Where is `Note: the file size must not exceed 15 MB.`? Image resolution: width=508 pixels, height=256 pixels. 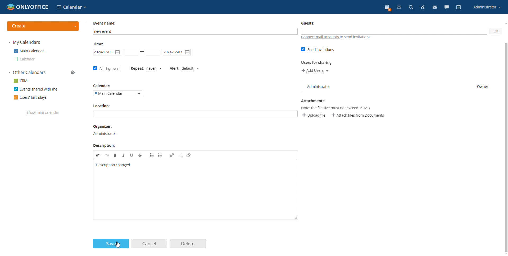 Note: the file size must not exceed 15 MB. is located at coordinates (337, 108).